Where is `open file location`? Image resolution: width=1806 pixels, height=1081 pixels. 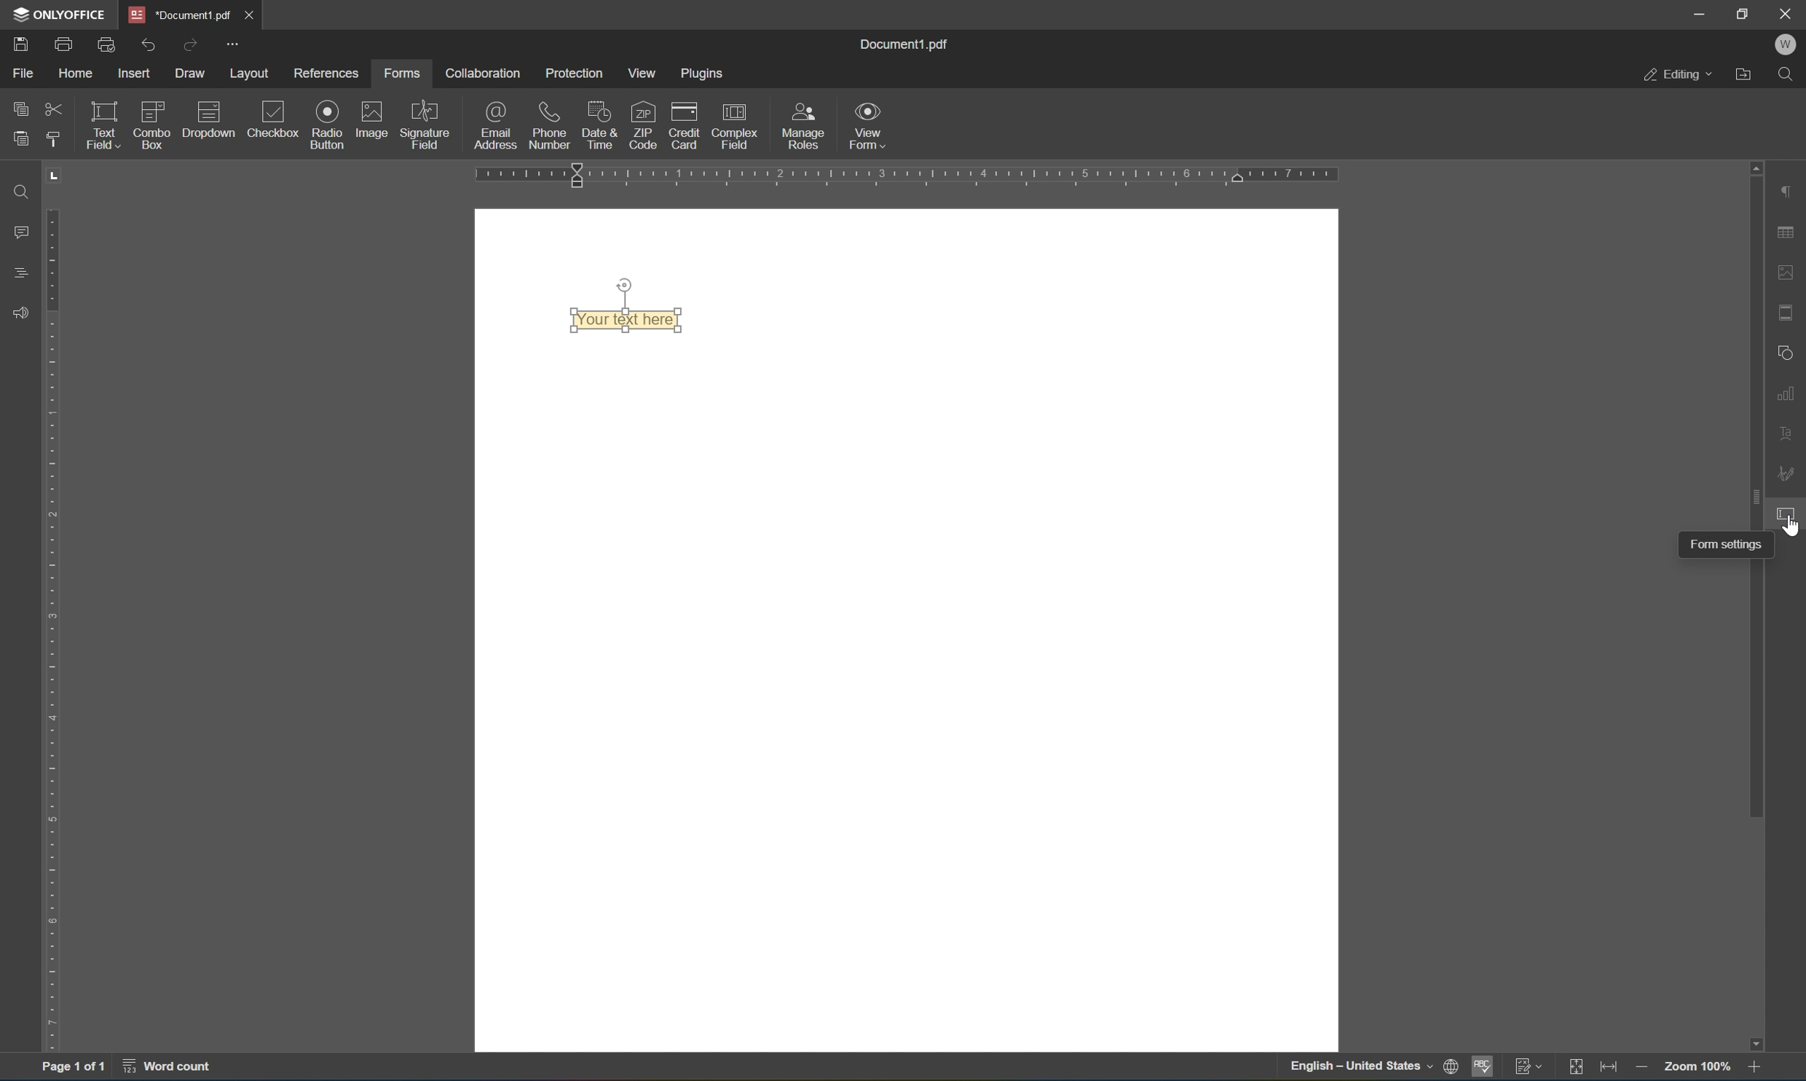 open file location is located at coordinates (1745, 76).